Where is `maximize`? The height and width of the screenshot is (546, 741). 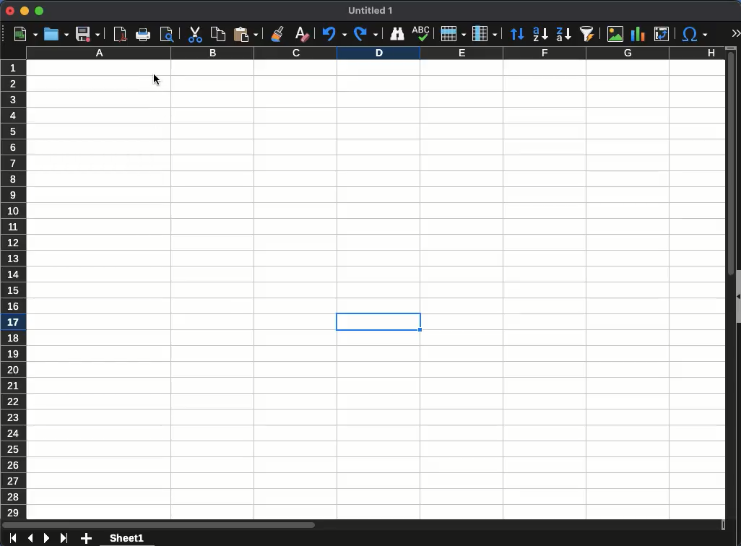
maximize is located at coordinates (40, 12).